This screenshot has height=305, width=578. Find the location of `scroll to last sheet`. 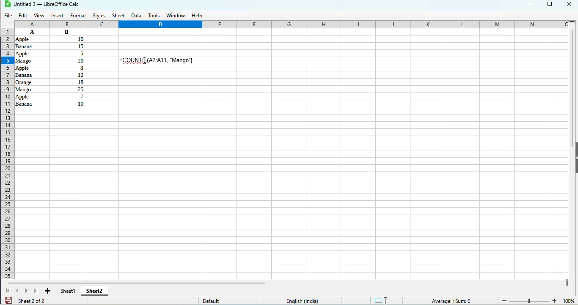

scroll to last sheet is located at coordinates (36, 291).